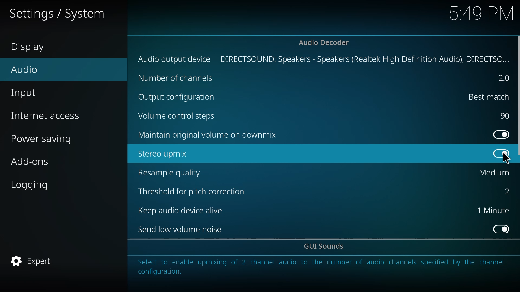 This screenshot has width=520, height=292. Describe the element at coordinates (177, 78) in the screenshot. I see `channels` at that location.